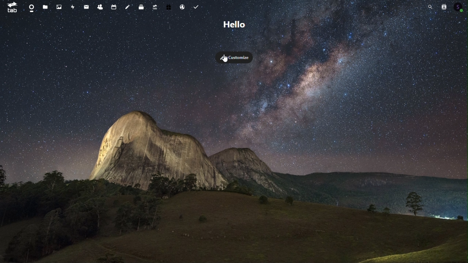 Image resolution: width=468 pixels, height=263 pixels. What do you see at coordinates (113, 7) in the screenshot?
I see `Calendar` at bounding box center [113, 7].